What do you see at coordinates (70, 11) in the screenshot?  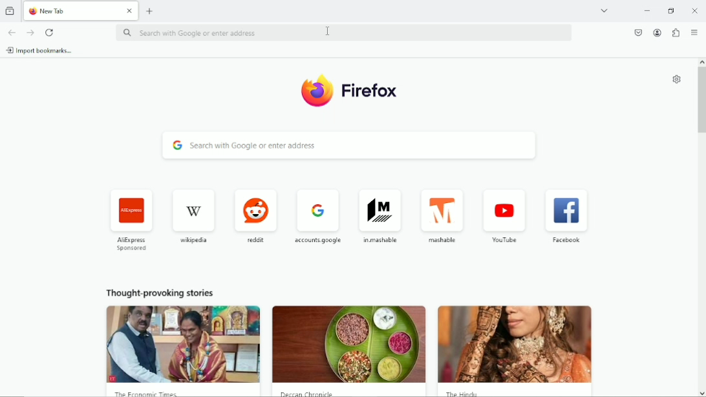 I see `new tab` at bounding box center [70, 11].